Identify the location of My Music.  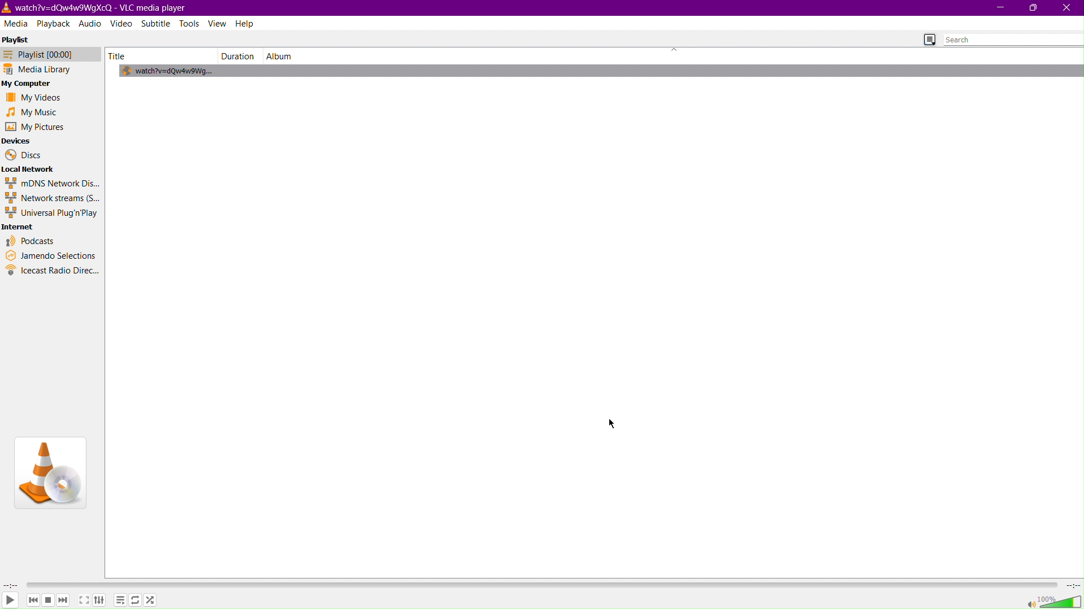
(37, 112).